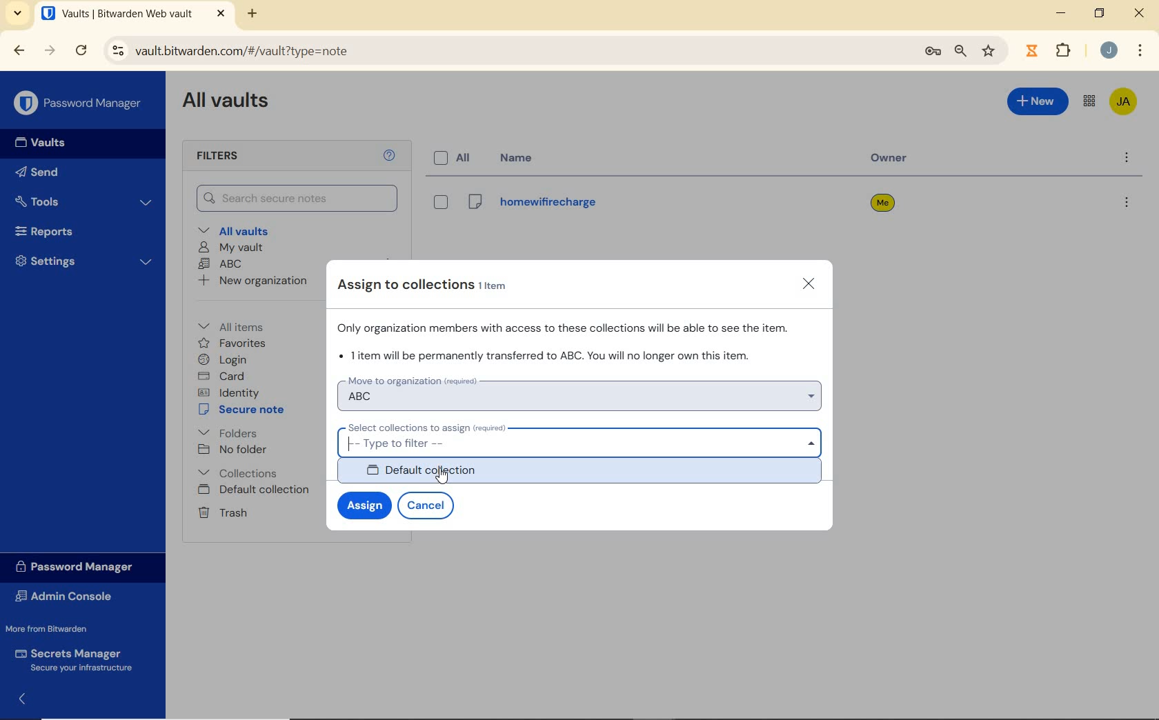 This screenshot has height=720, width=1159. I want to click on login, so click(225, 359).